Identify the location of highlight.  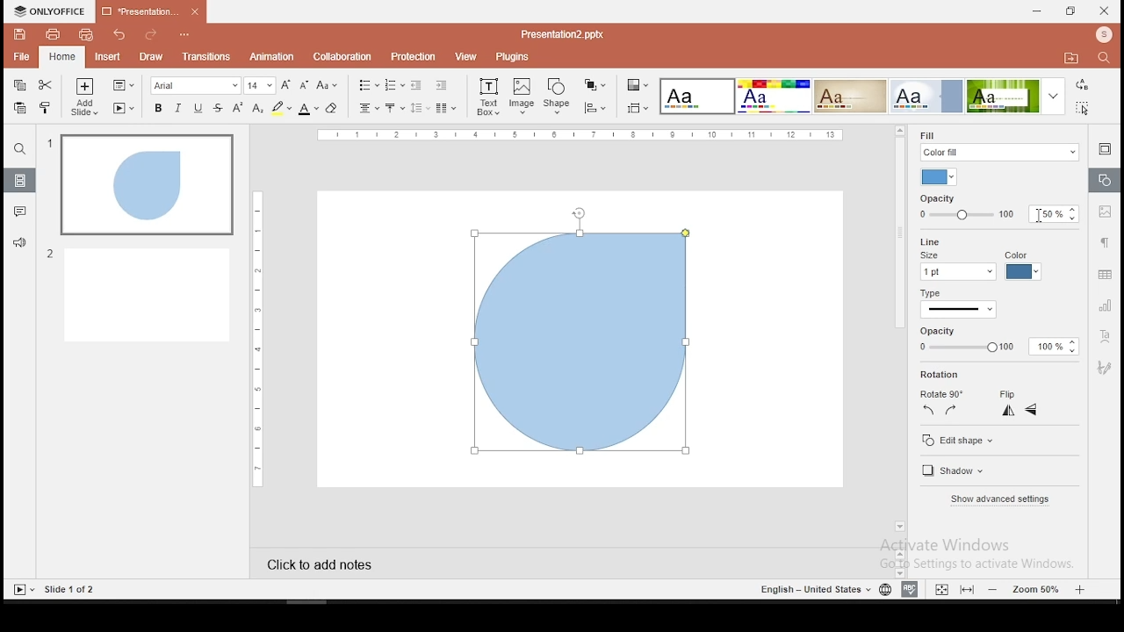
(281, 109).